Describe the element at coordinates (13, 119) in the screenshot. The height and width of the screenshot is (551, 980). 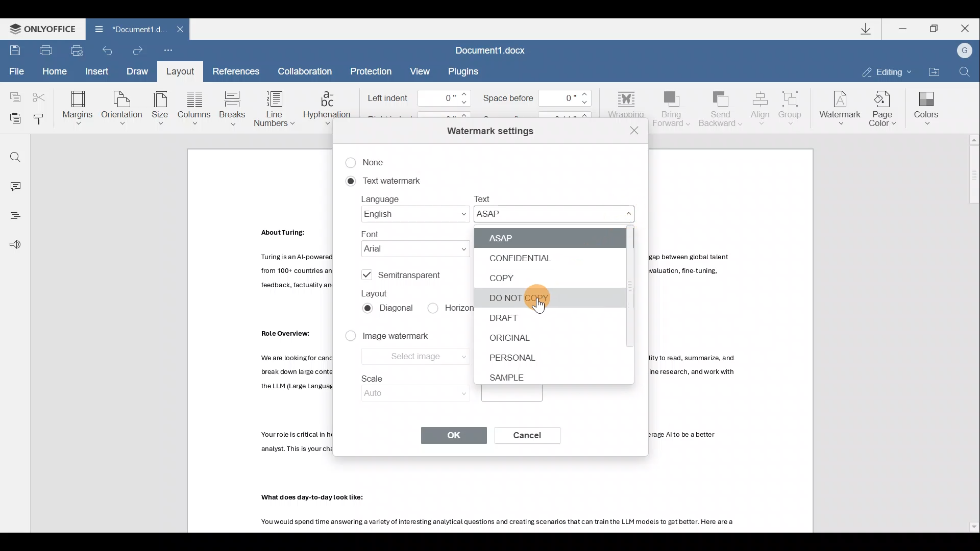
I see `Paste` at that location.